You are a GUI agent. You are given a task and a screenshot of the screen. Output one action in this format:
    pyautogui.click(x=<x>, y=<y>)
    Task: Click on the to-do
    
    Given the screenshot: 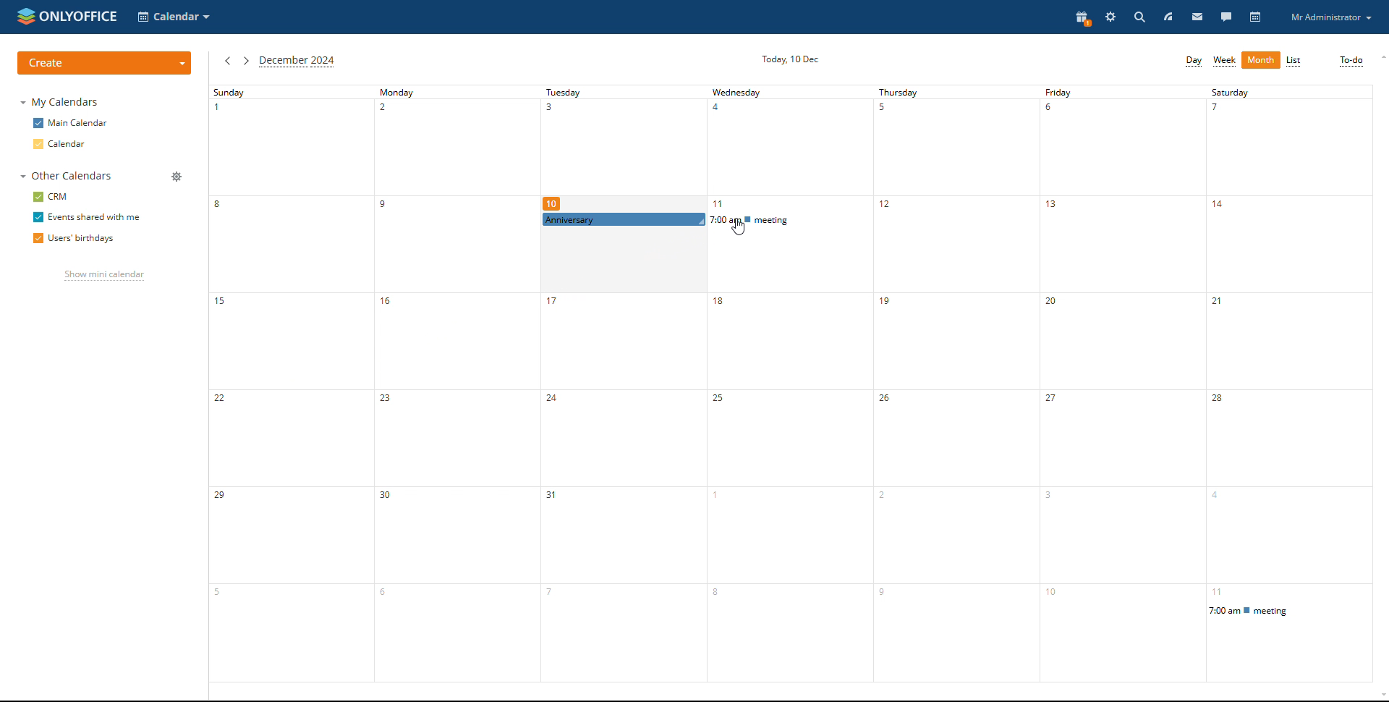 What is the action you would take?
    pyautogui.click(x=1349, y=61)
    